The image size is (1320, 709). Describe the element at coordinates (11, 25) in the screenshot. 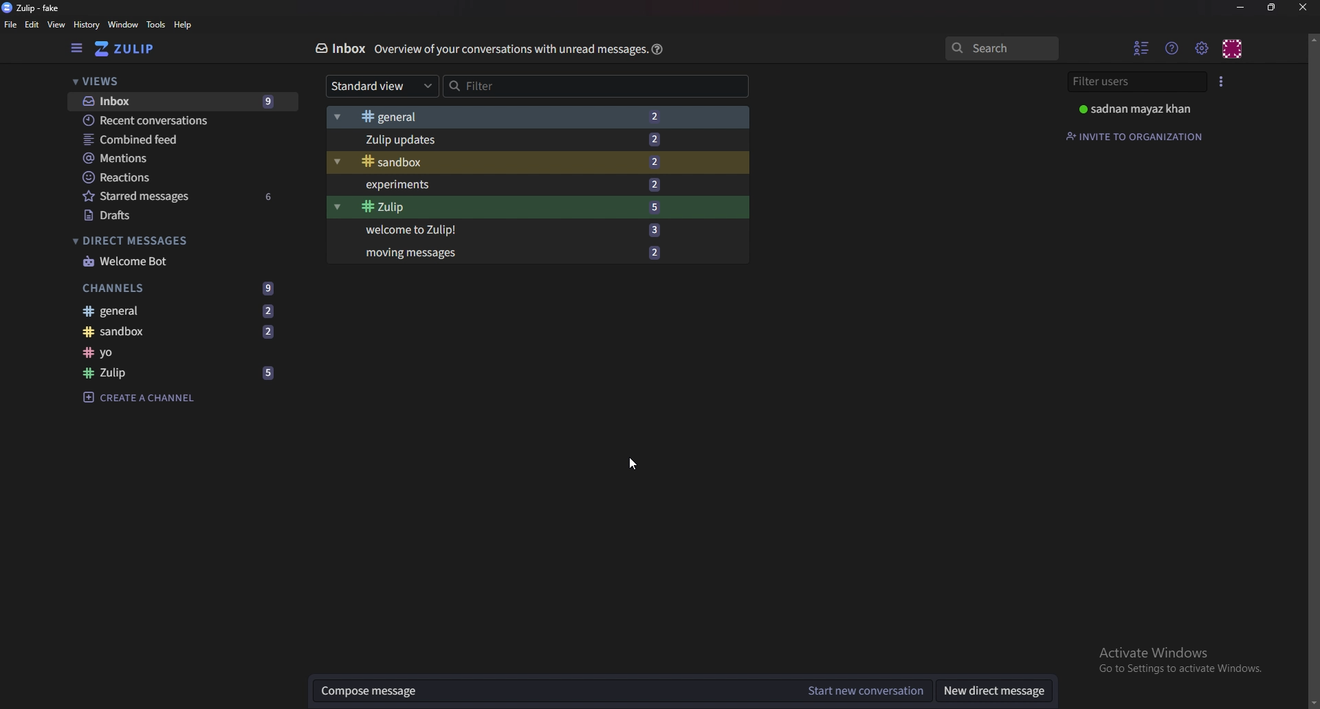

I see `File` at that location.